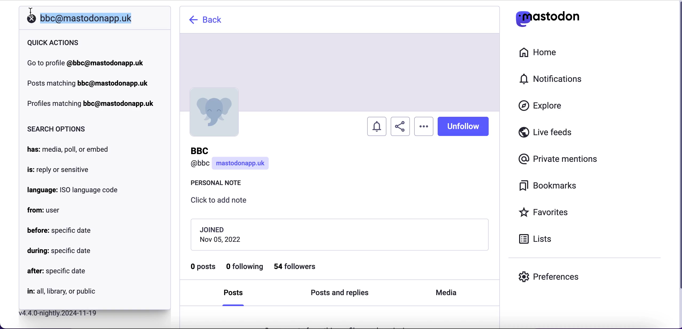  Describe the element at coordinates (545, 213) in the screenshot. I see `favorites` at that location.